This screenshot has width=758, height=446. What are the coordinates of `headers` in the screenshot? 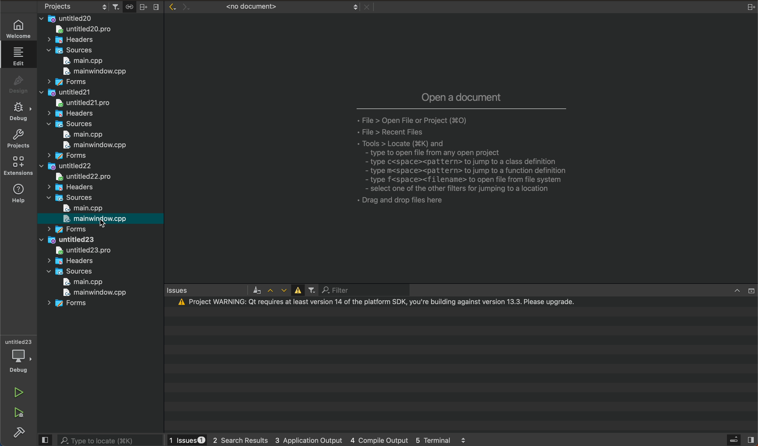 It's located at (69, 187).